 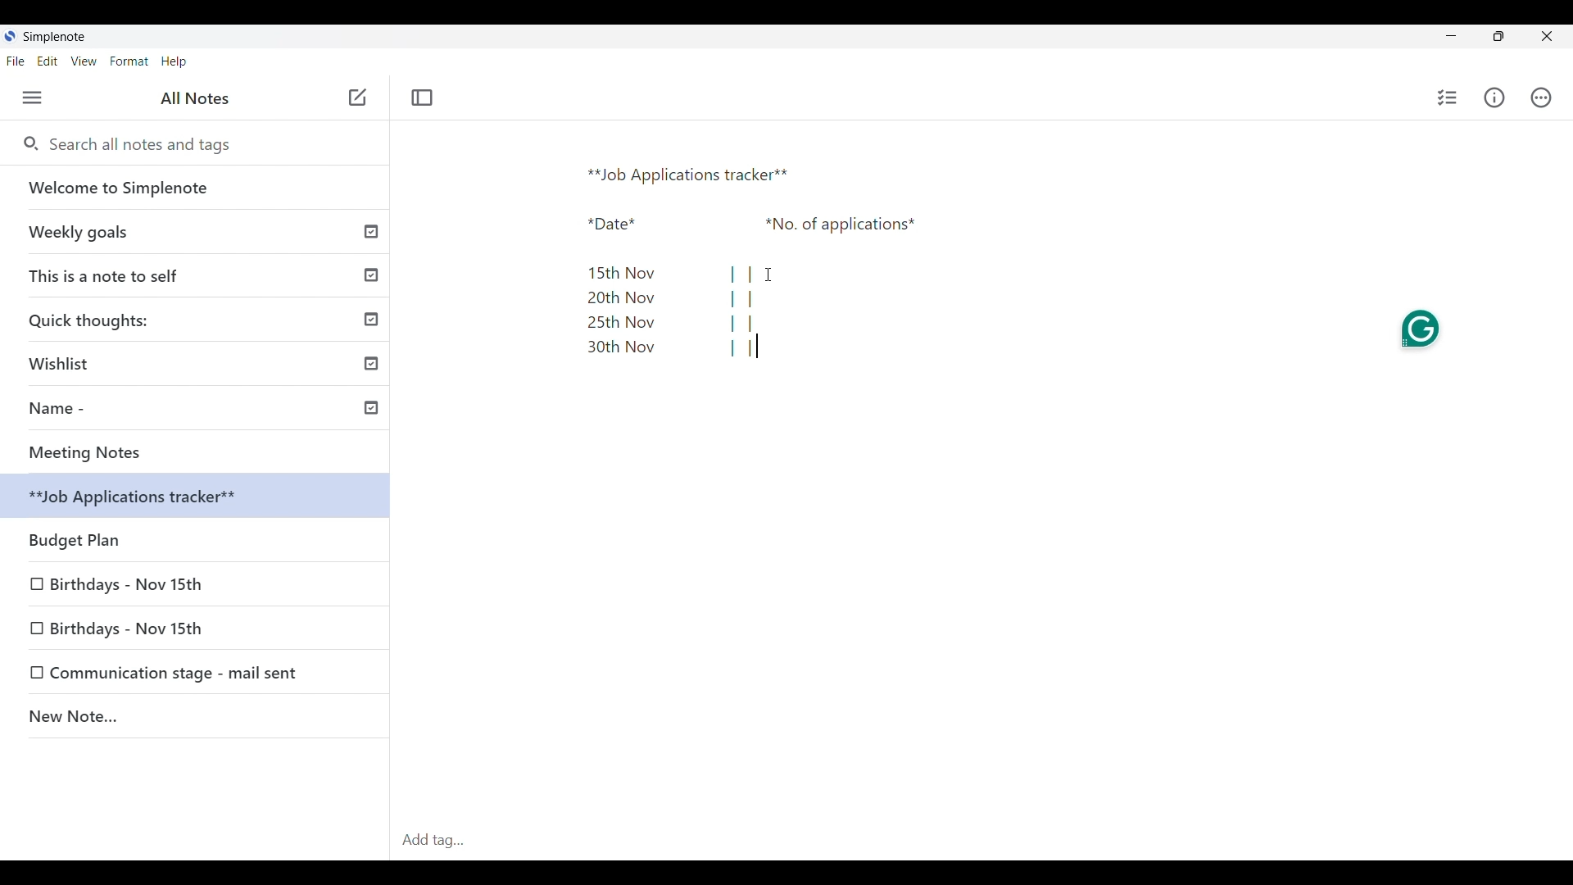 What do you see at coordinates (1418, 330) in the screenshot?
I see `Grammarly extension on` at bounding box center [1418, 330].